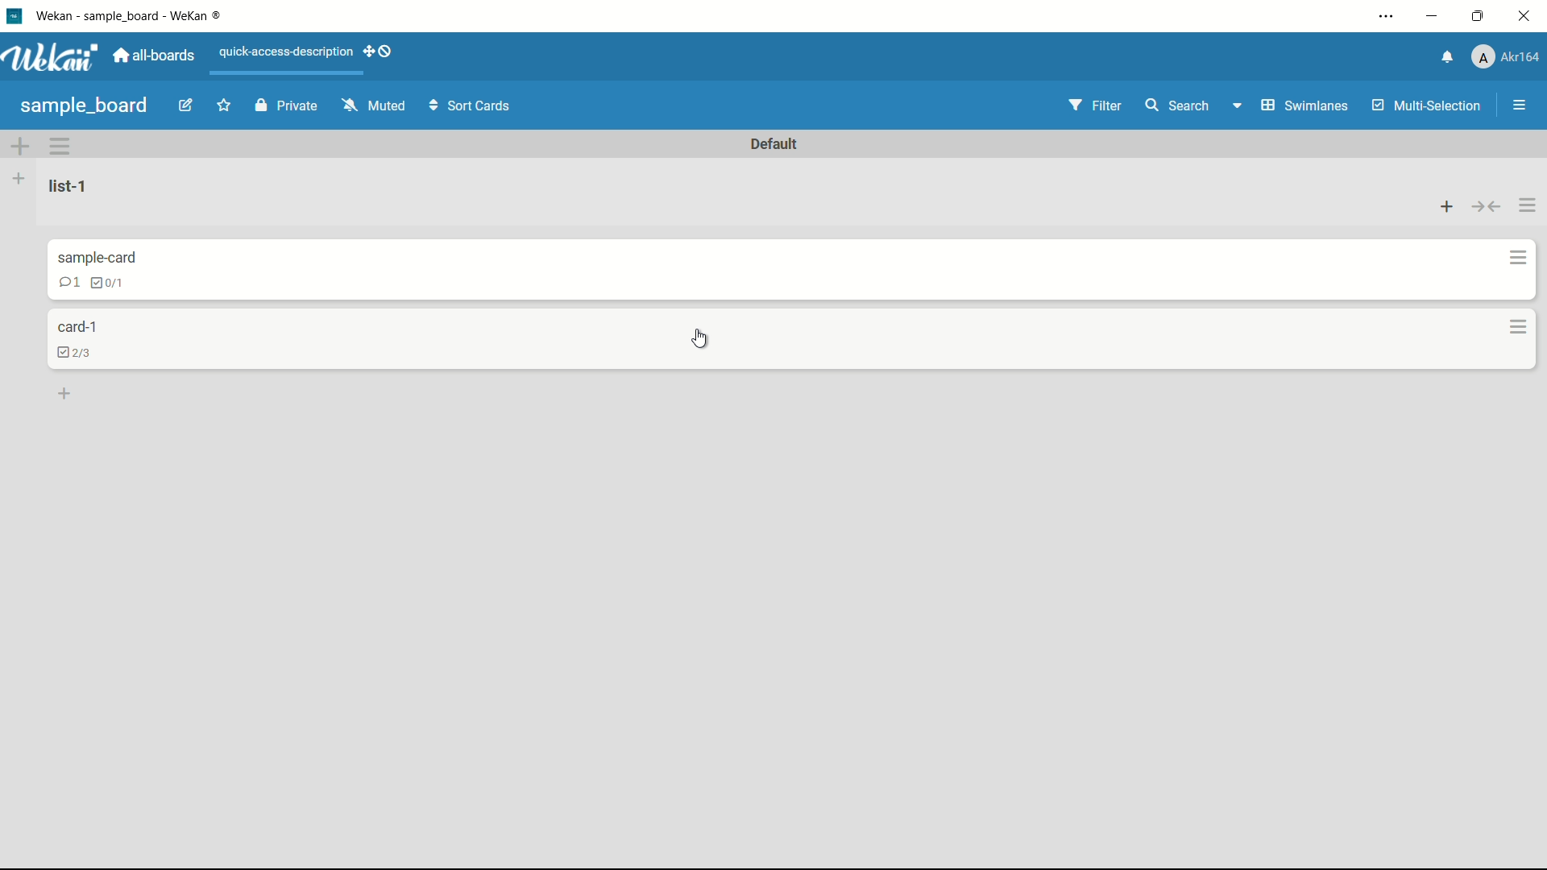 The height and width of the screenshot is (870, 1547). I want to click on quick-access-description, so click(287, 53).